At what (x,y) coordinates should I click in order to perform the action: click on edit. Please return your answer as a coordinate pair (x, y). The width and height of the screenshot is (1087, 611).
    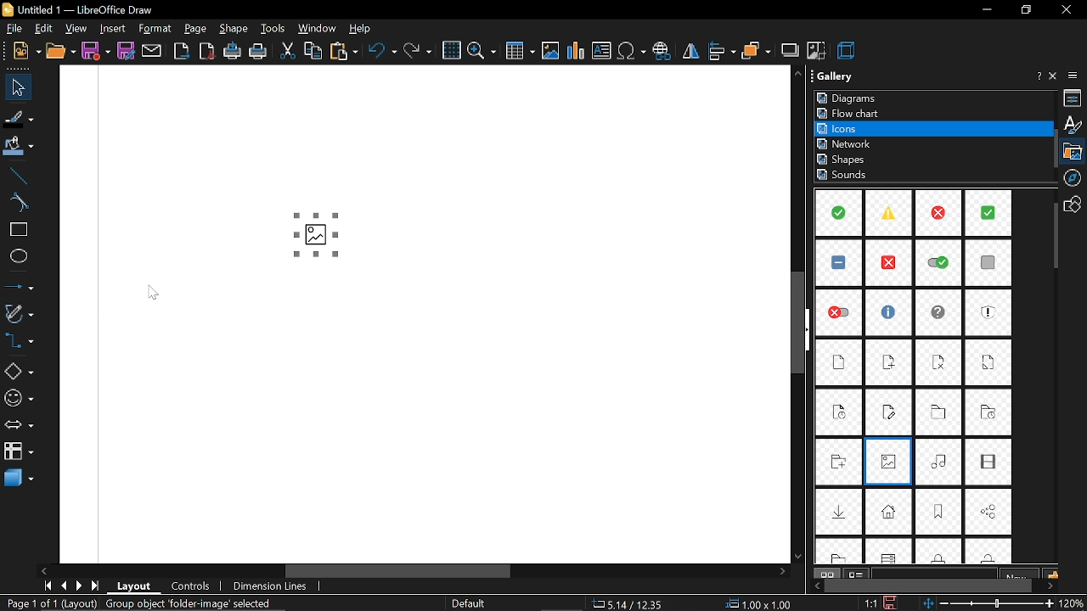
    Looking at the image, I should click on (46, 29).